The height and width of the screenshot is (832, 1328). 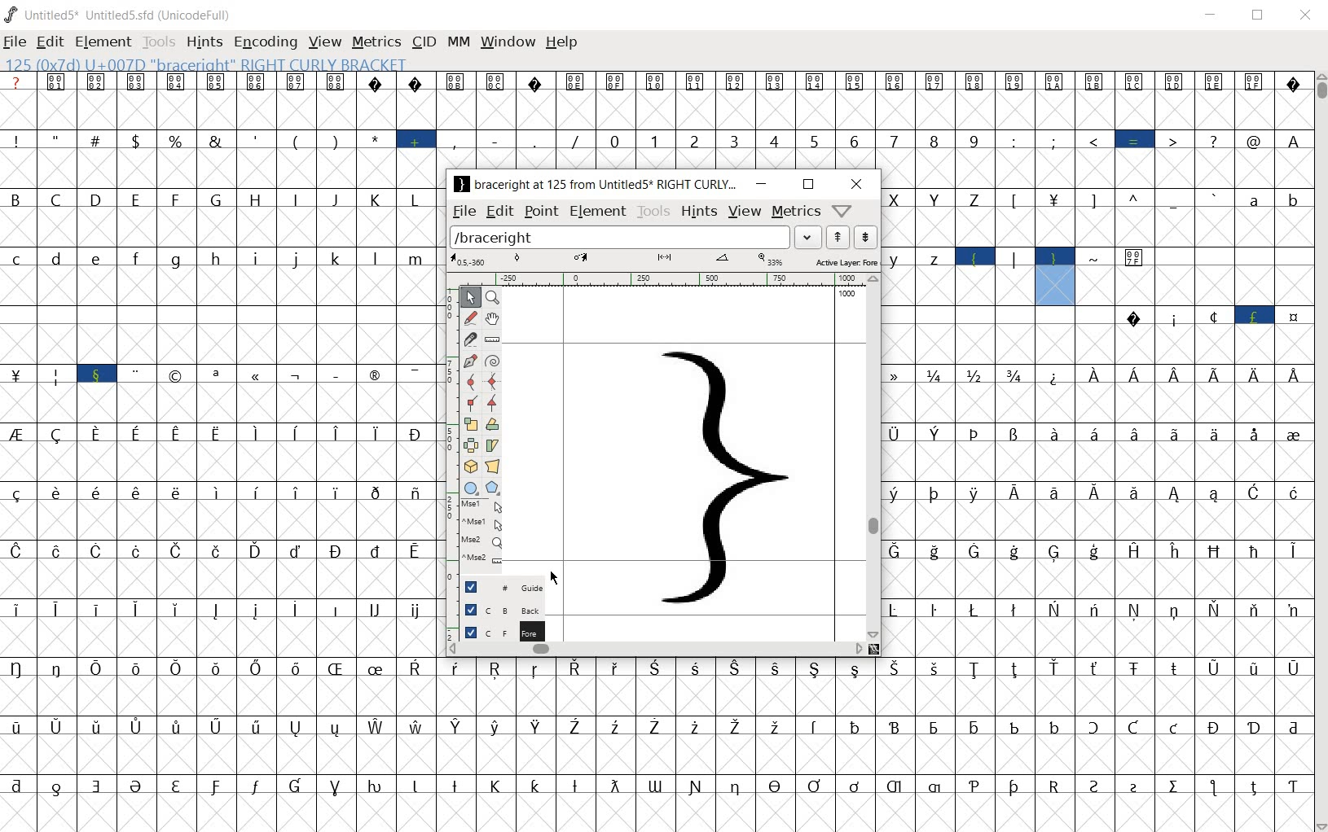 What do you see at coordinates (468, 466) in the screenshot?
I see `rotate the selection in 3D and project back to plane` at bounding box center [468, 466].